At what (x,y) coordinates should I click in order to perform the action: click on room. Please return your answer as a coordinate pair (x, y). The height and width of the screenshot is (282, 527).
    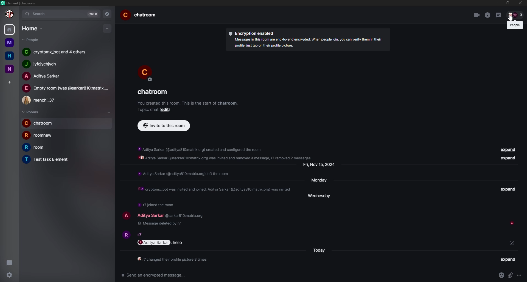
    Looking at the image, I should click on (152, 92).